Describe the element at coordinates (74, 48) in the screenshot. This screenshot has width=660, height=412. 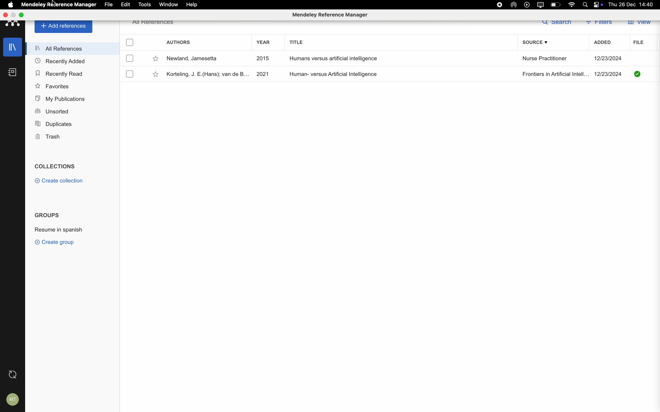
I see `all references` at that location.